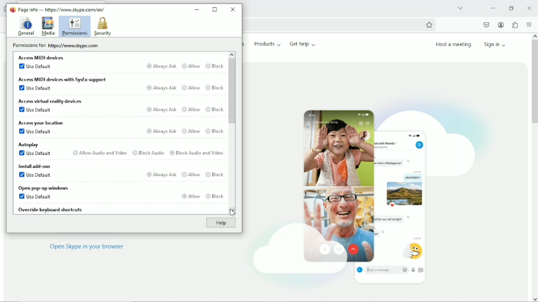 The image size is (538, 302). I want to click on Get help, so click(303, 44).